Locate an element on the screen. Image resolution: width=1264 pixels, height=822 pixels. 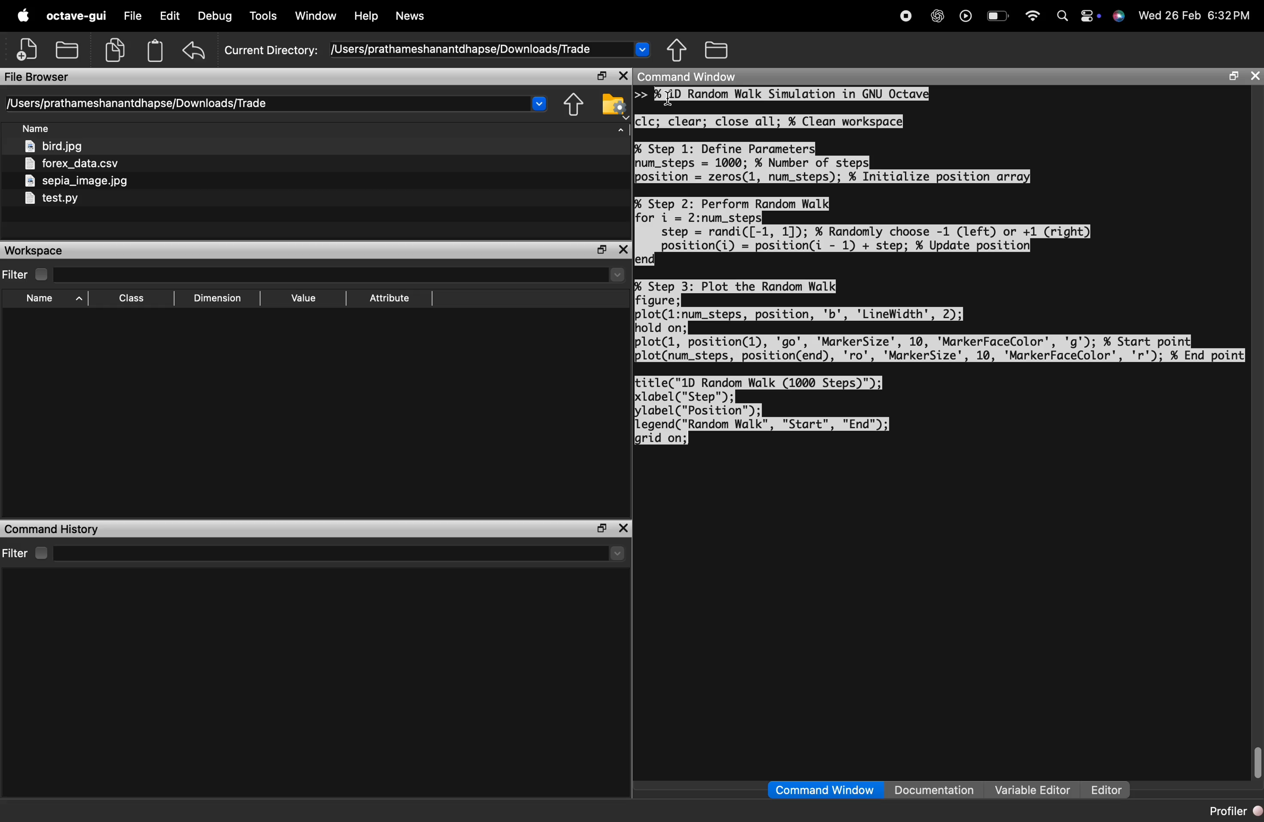
copy is located at coordinates (117, 49).